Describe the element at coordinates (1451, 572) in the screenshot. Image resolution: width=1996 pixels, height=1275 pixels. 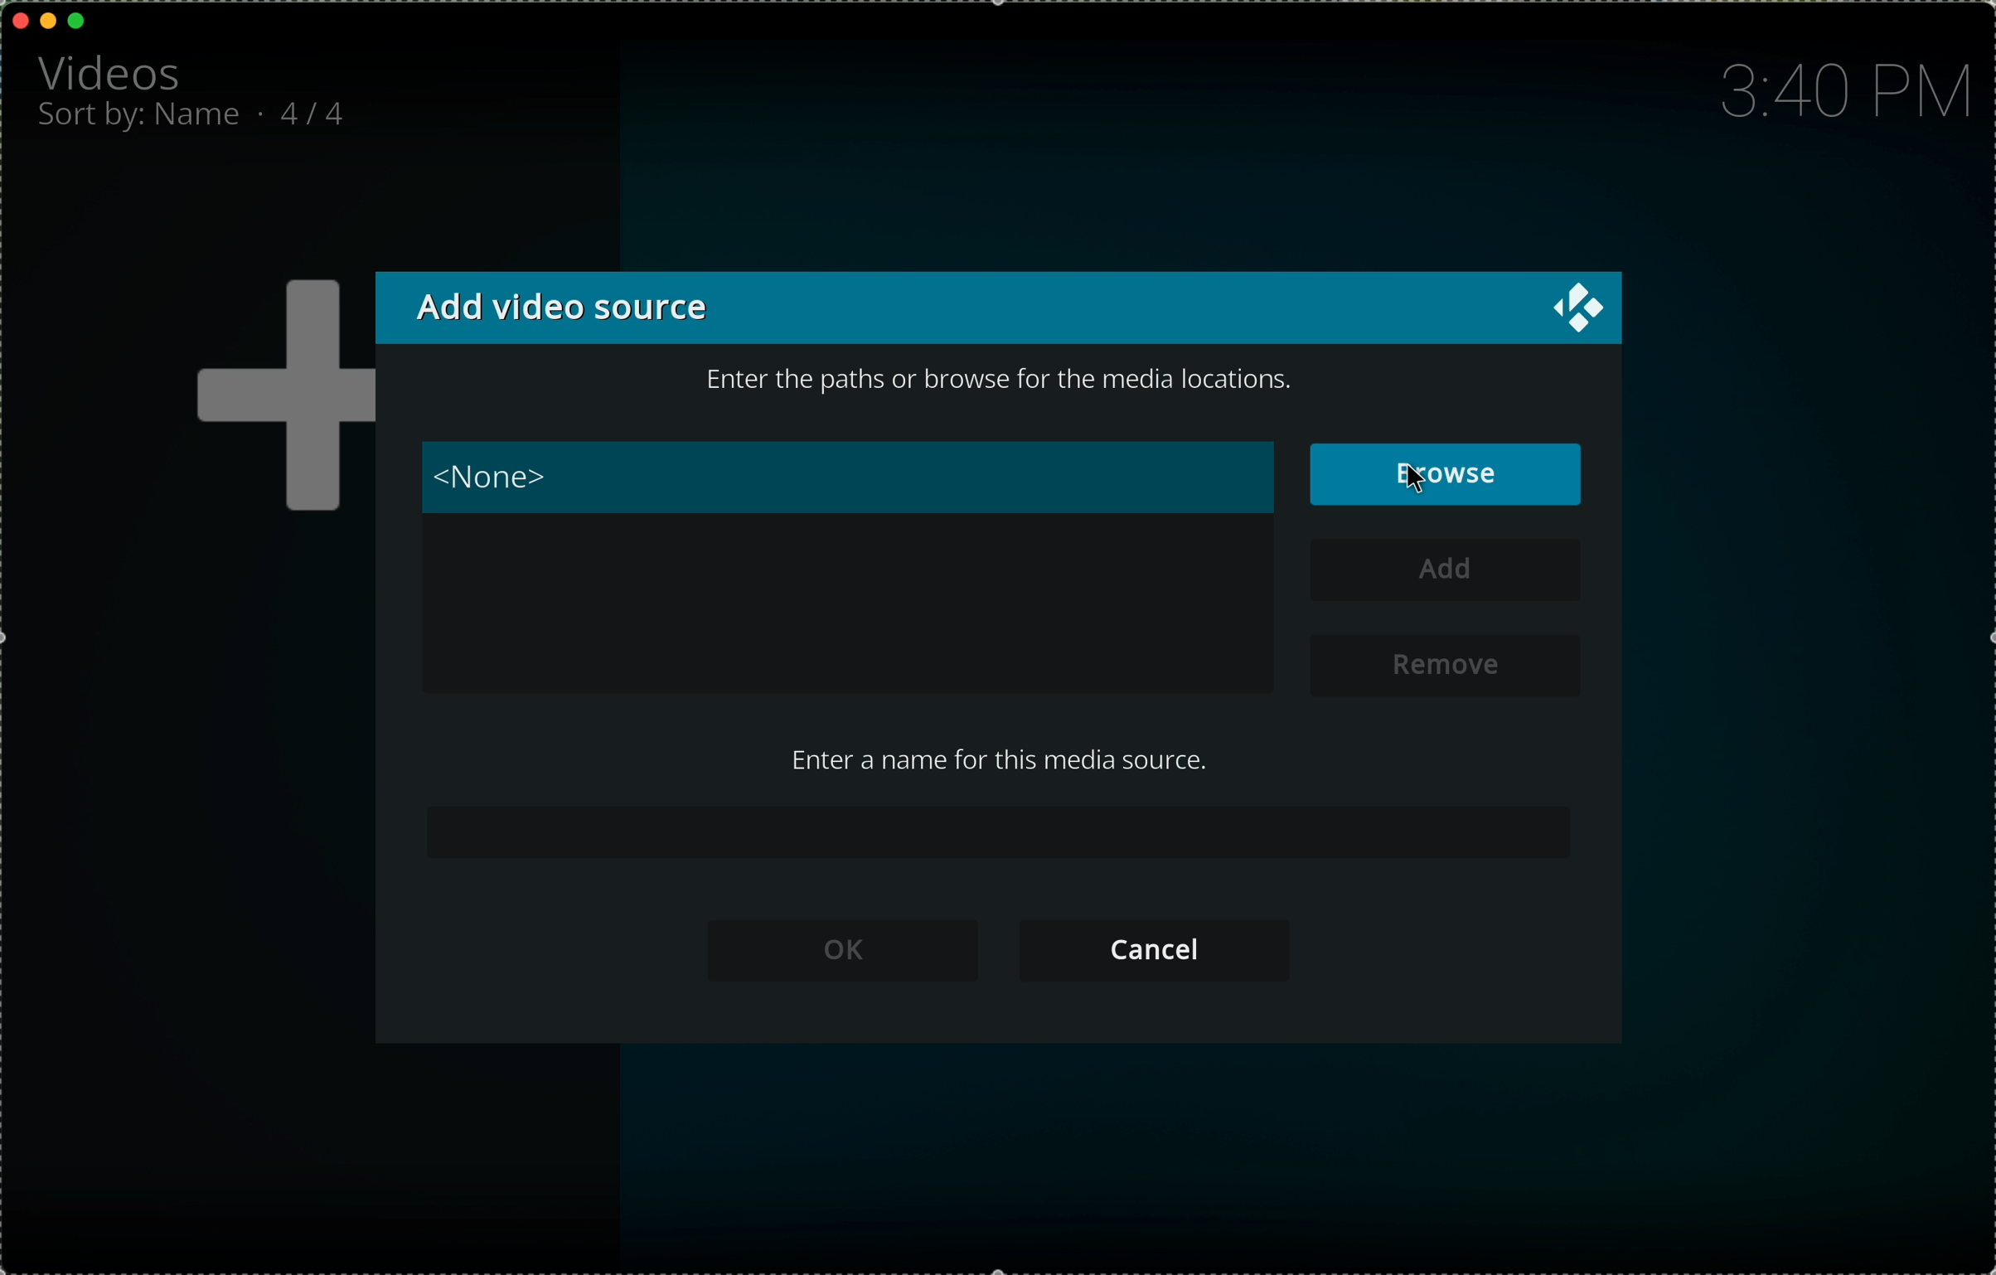
I see `add` at that location.